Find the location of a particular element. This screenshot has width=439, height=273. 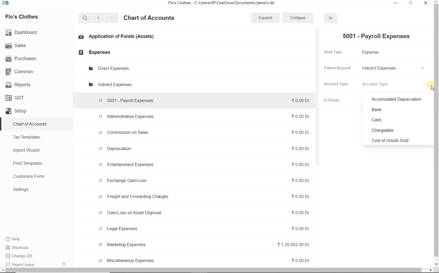

Reports is located at coordinates (18, 84).